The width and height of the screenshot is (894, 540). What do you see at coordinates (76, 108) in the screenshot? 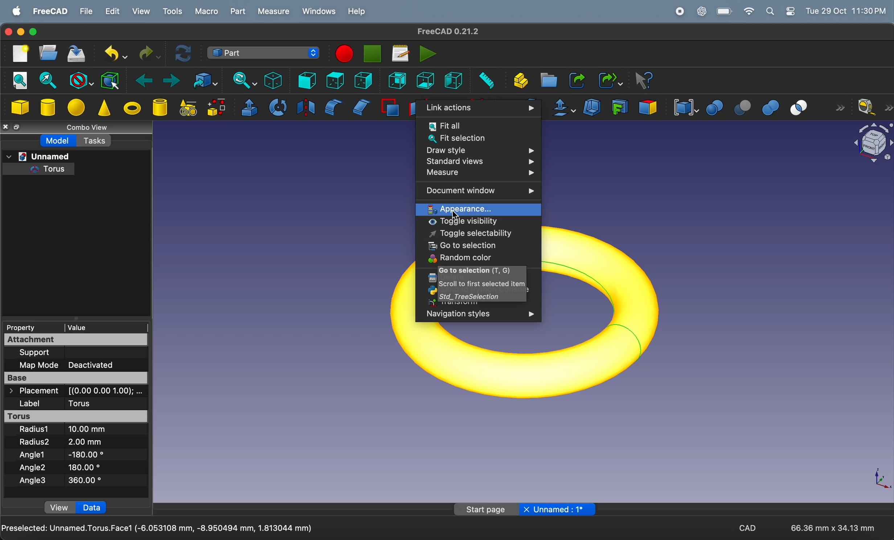
I see `sphere` at bounding box center [76, 108].